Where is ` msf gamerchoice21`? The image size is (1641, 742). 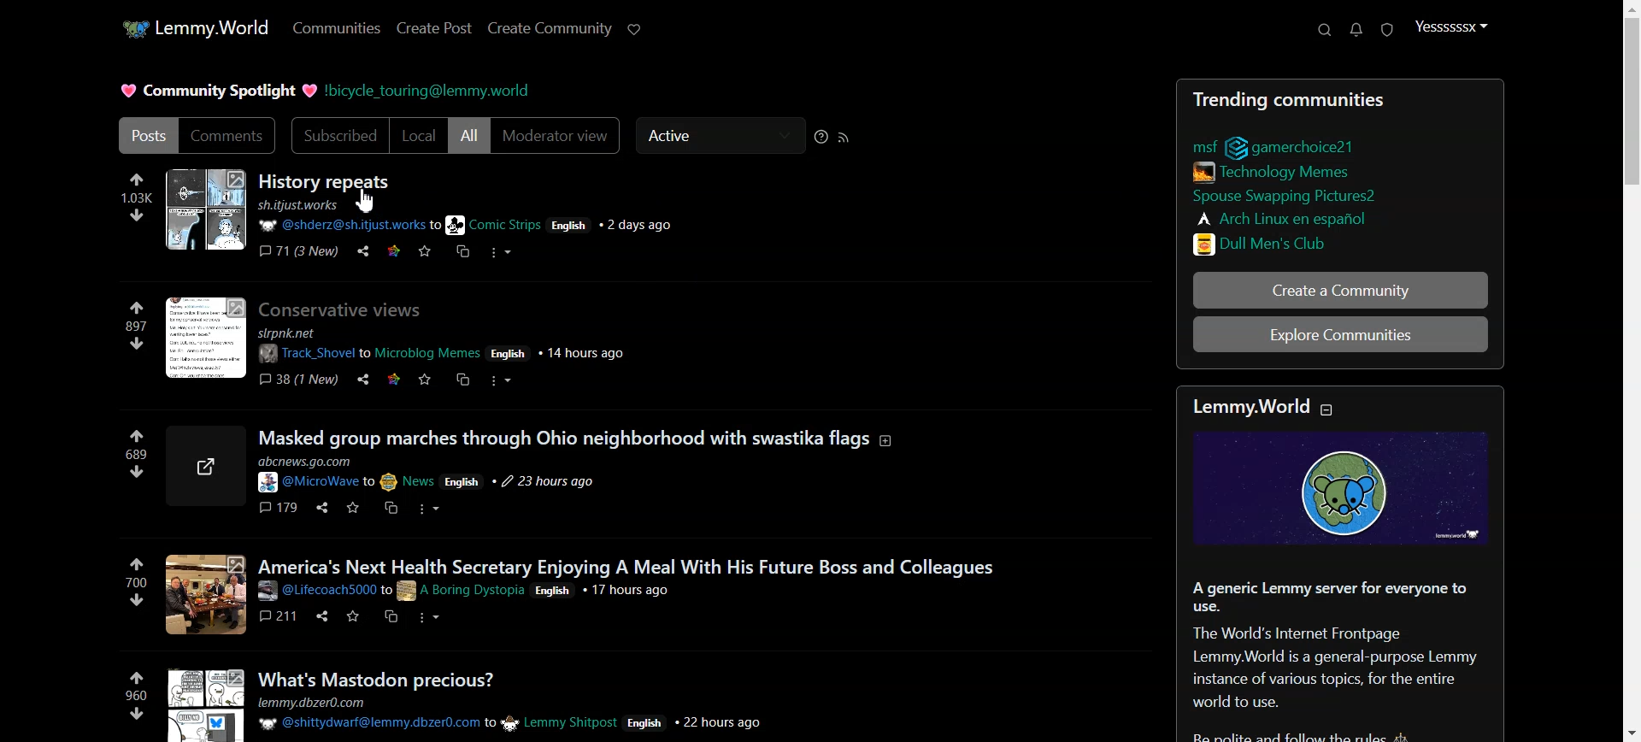  msf gamerchoice21 is located at coordinates (1291, 146).